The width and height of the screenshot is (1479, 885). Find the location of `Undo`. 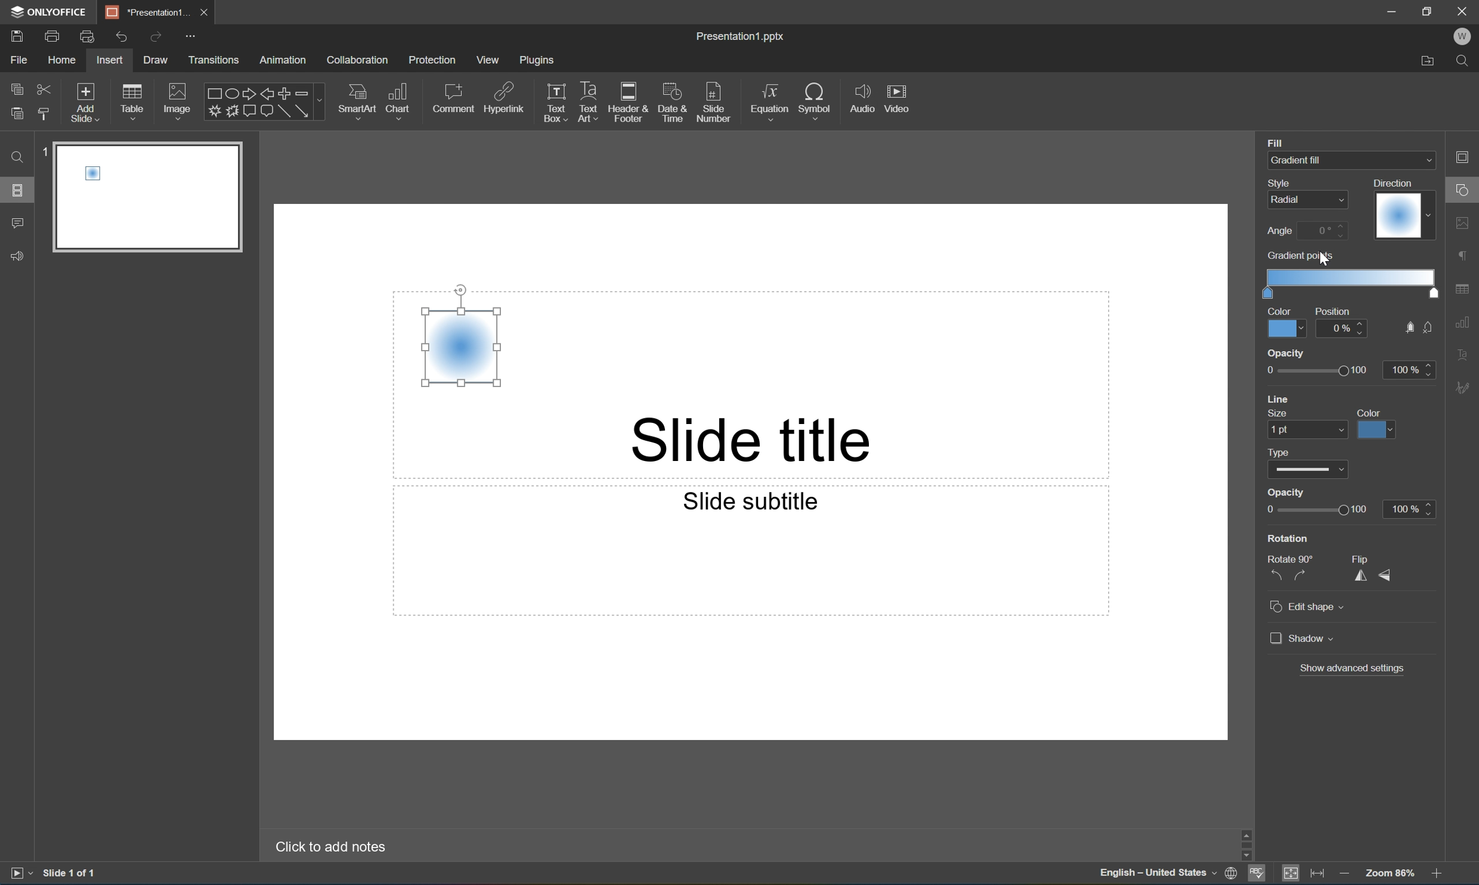

Undo is located at coordinates (121, 38).